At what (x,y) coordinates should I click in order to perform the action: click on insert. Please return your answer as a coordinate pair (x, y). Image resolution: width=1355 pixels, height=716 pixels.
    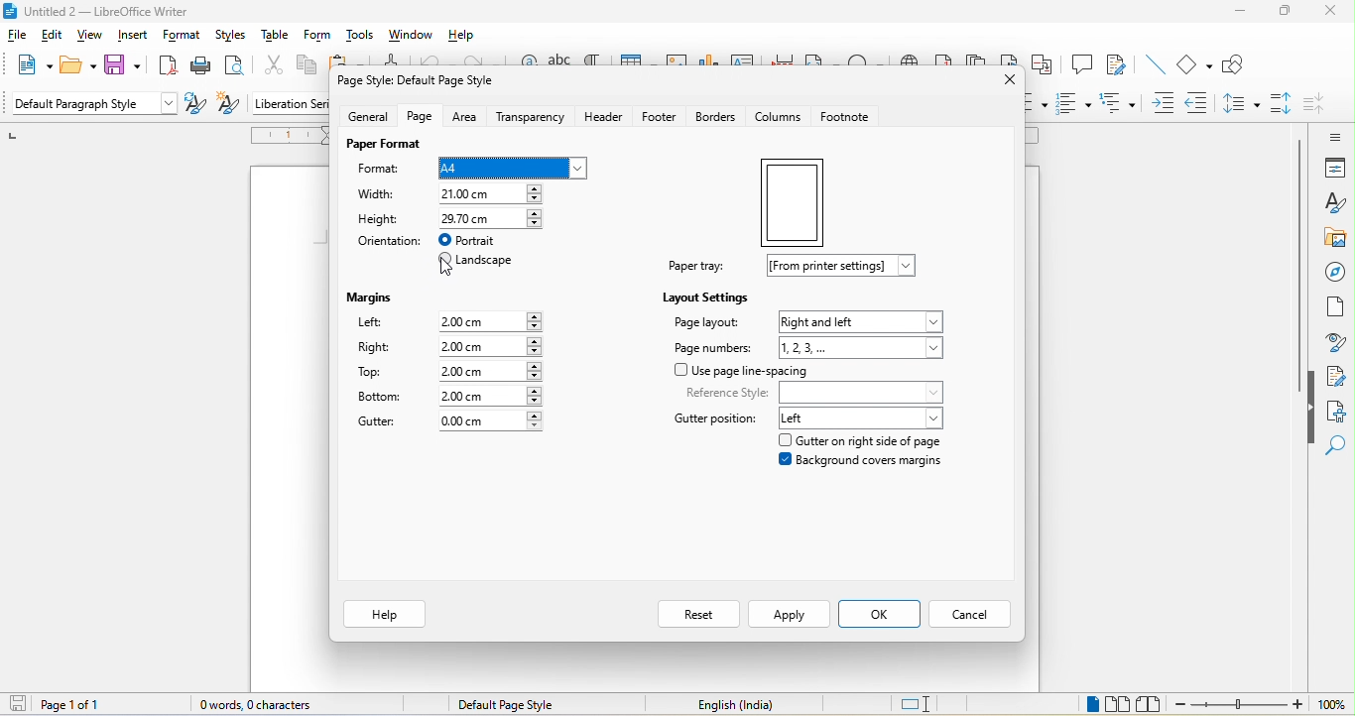
    Looking at the image, I should click on (131, 37).